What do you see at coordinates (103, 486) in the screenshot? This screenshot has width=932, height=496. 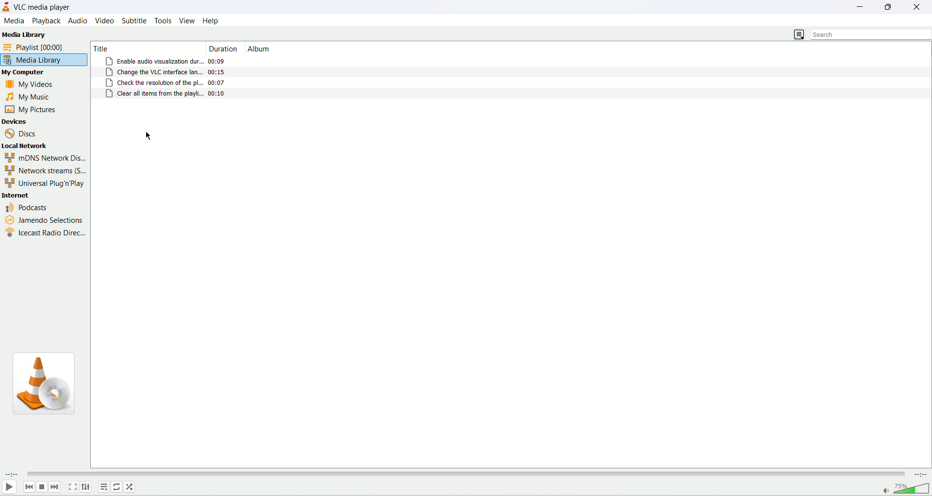 I see `playlist` at bounding box center [103, 486].